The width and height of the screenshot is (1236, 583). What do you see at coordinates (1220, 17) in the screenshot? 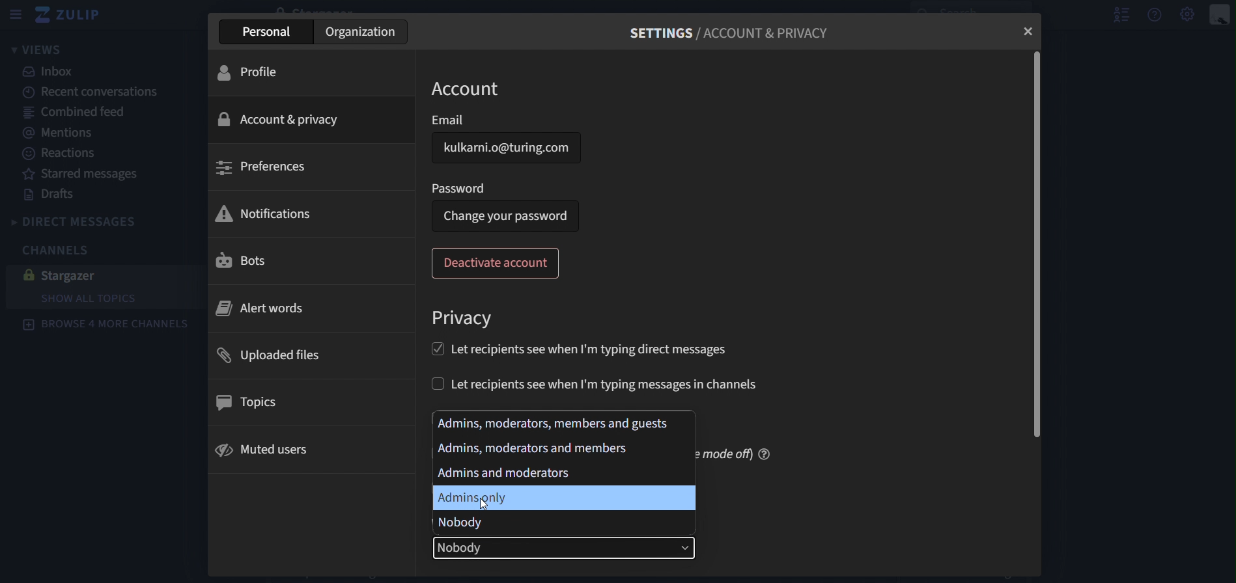
I see `personal menu` at bounding box center [1220, 17].